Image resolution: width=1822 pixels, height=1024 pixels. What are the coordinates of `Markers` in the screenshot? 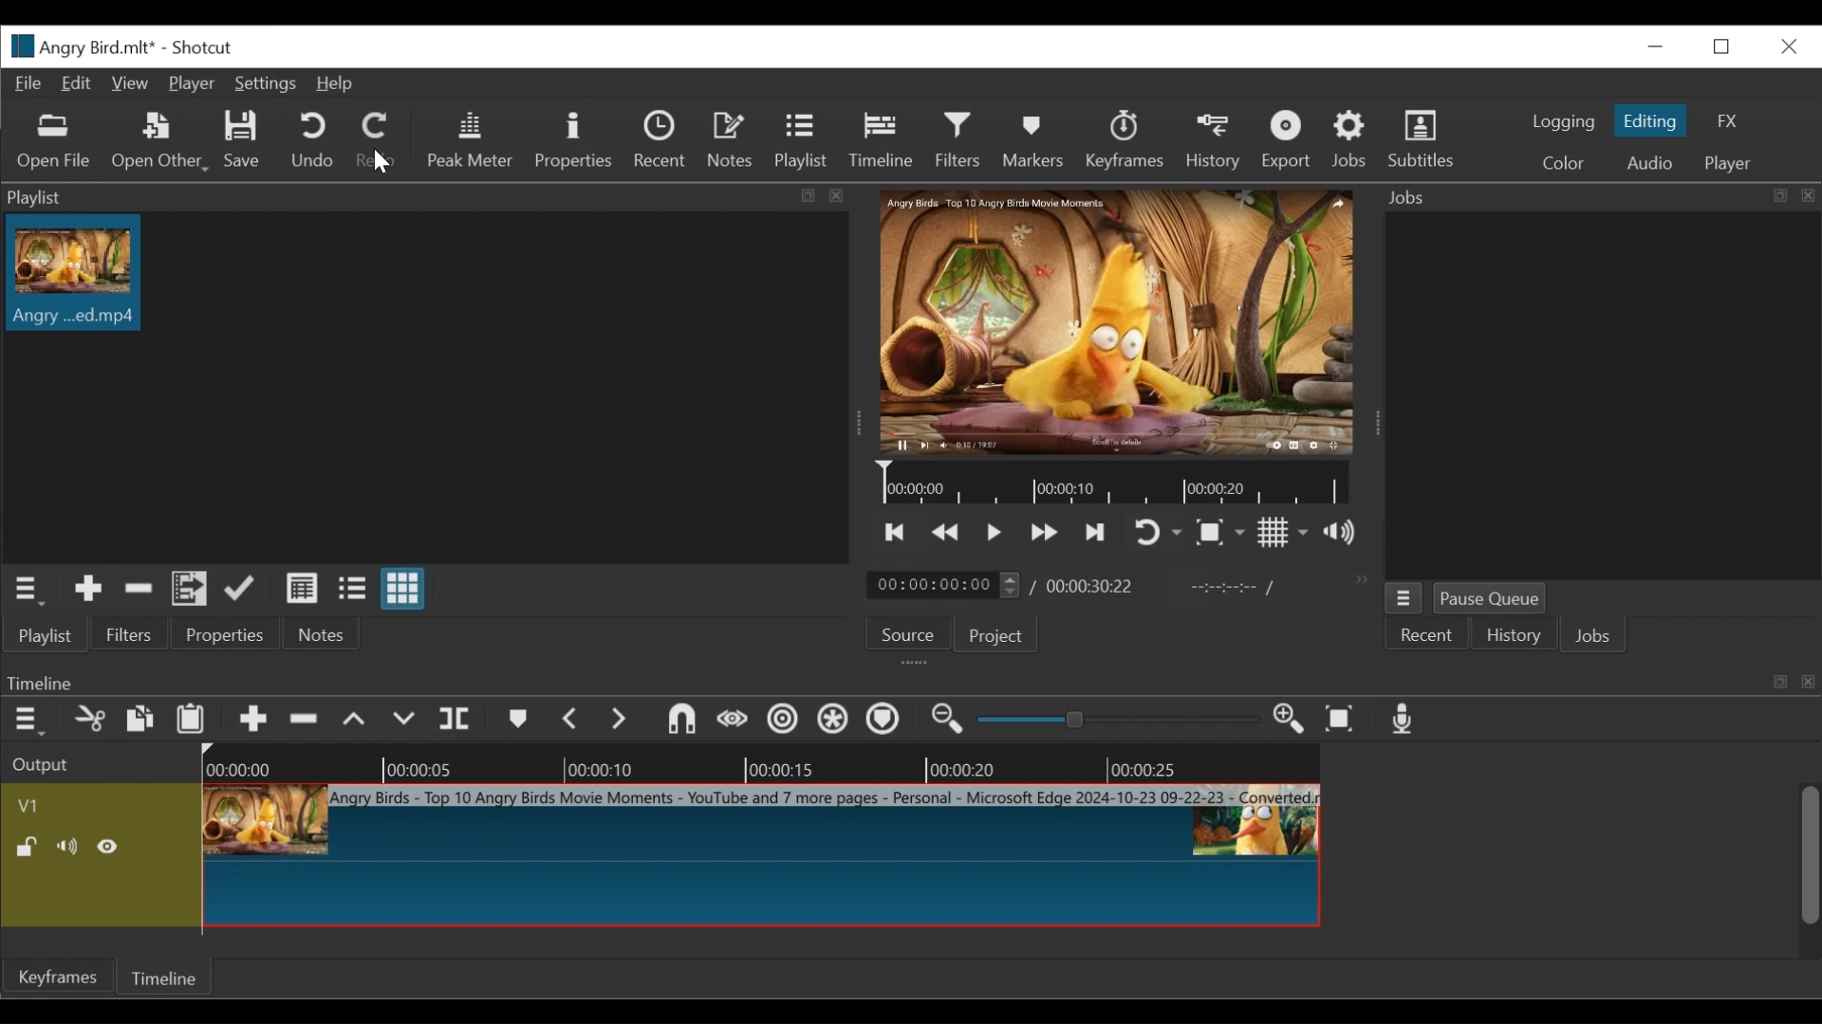 It's located at (1030, 139).